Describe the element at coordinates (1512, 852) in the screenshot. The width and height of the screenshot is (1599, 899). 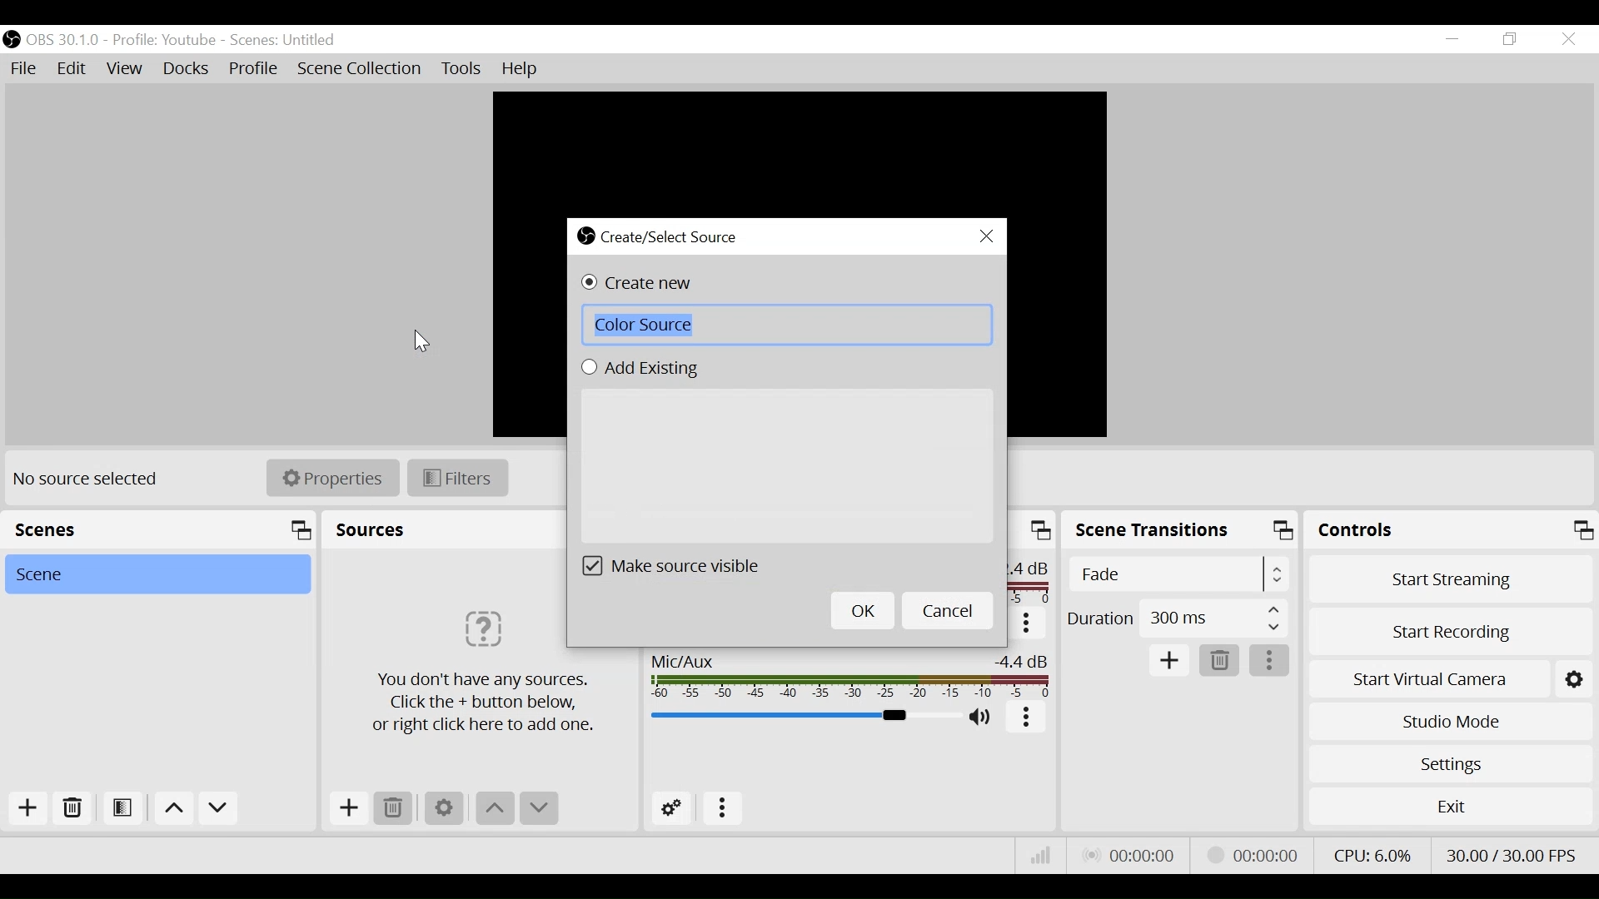
I see `Frame Per Second` at that location.